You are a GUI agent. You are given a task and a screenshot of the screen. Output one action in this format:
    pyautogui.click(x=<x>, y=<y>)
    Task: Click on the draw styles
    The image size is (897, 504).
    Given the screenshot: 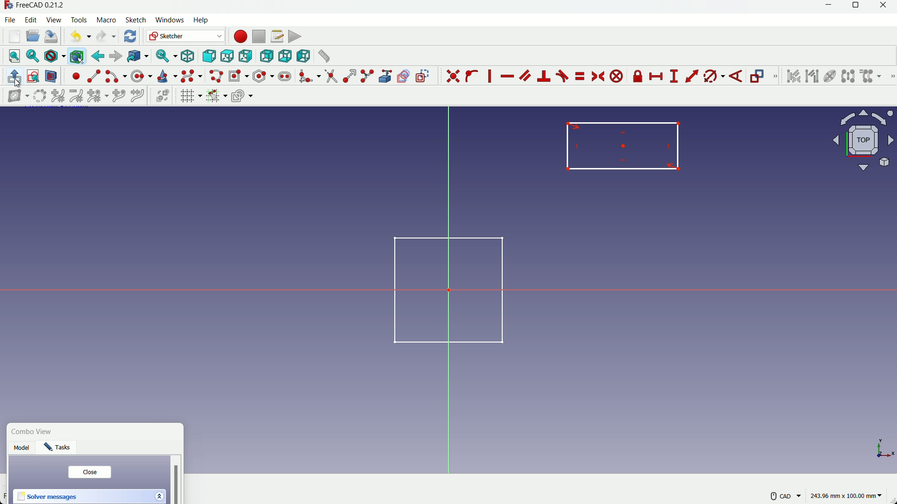 What is the action you would take?
    pyautogui.click(x=54, y=56)
    